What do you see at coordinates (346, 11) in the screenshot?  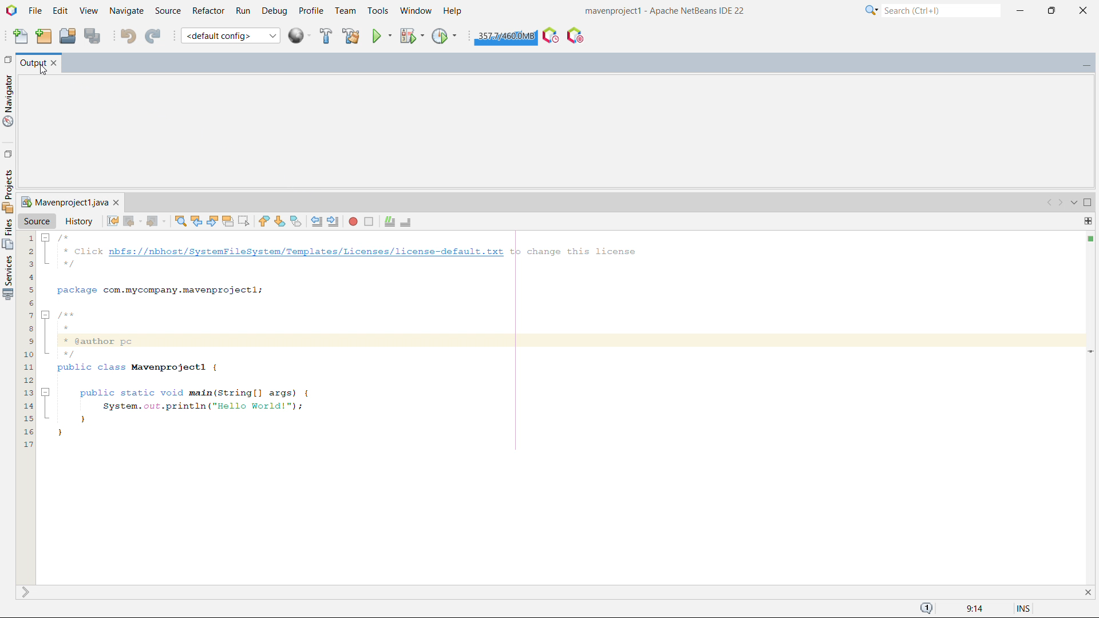 I see `team` at bounding box center [346, 11].